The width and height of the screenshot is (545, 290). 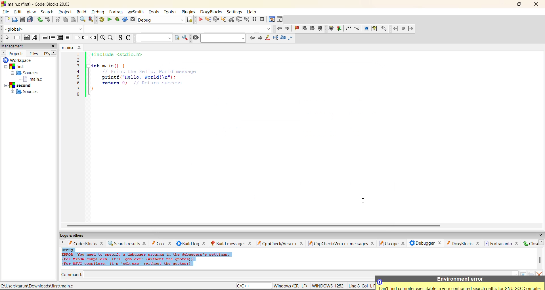 I want to click on entry condition loop, so click(x=44, y=37).